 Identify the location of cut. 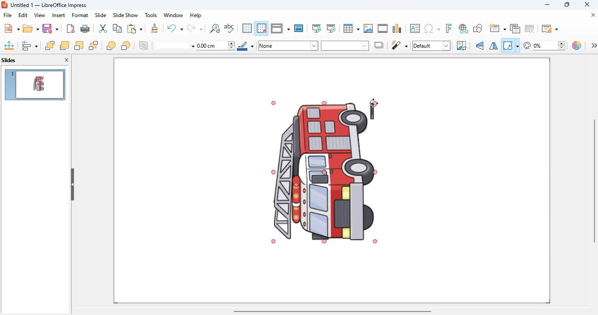
(103, 28).